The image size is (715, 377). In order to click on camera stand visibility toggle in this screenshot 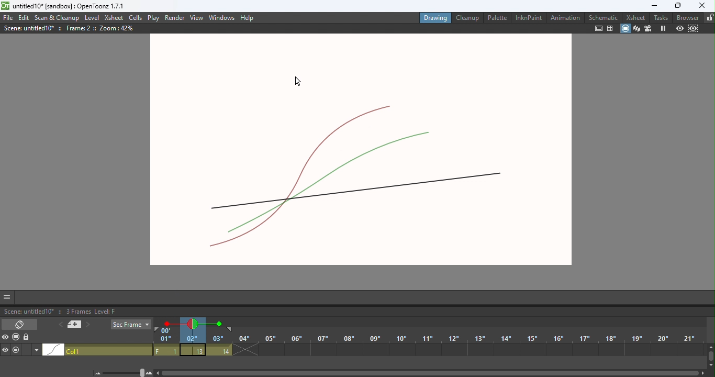, I will do `click(17, 350)`.